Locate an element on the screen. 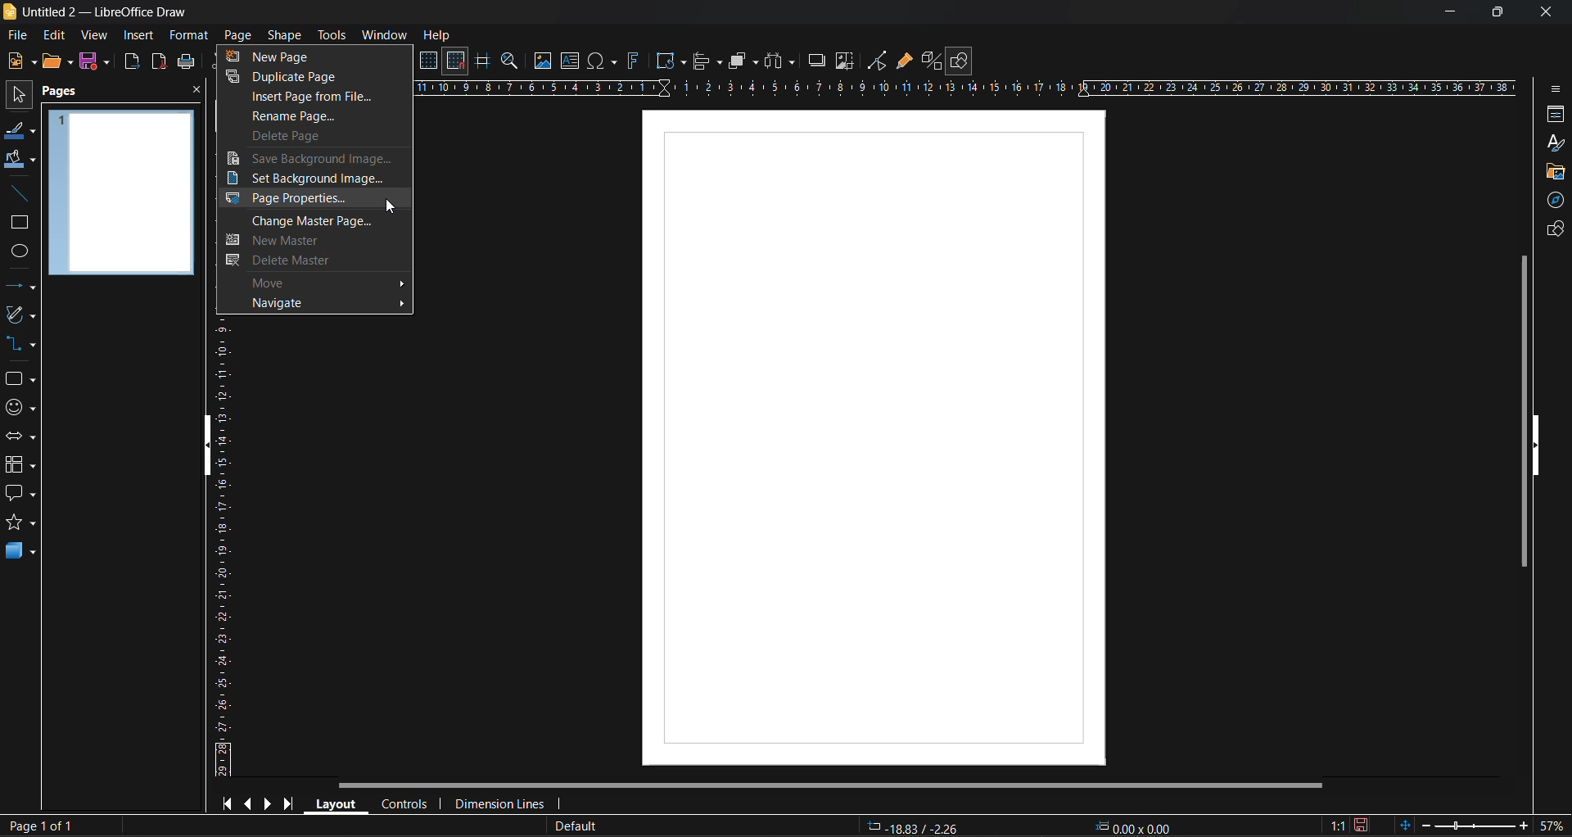  fill color is located at coordinates (19, 160).